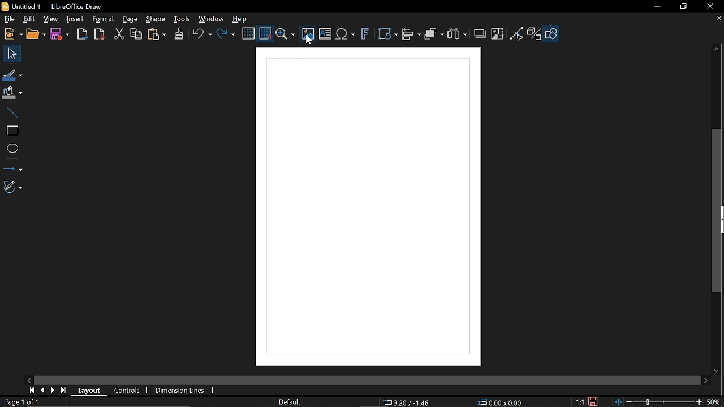 This screenshot has width=724, height=407. Describe the element at coordinates (715, 19) in the screenshot. I see `Close tab` at that location.